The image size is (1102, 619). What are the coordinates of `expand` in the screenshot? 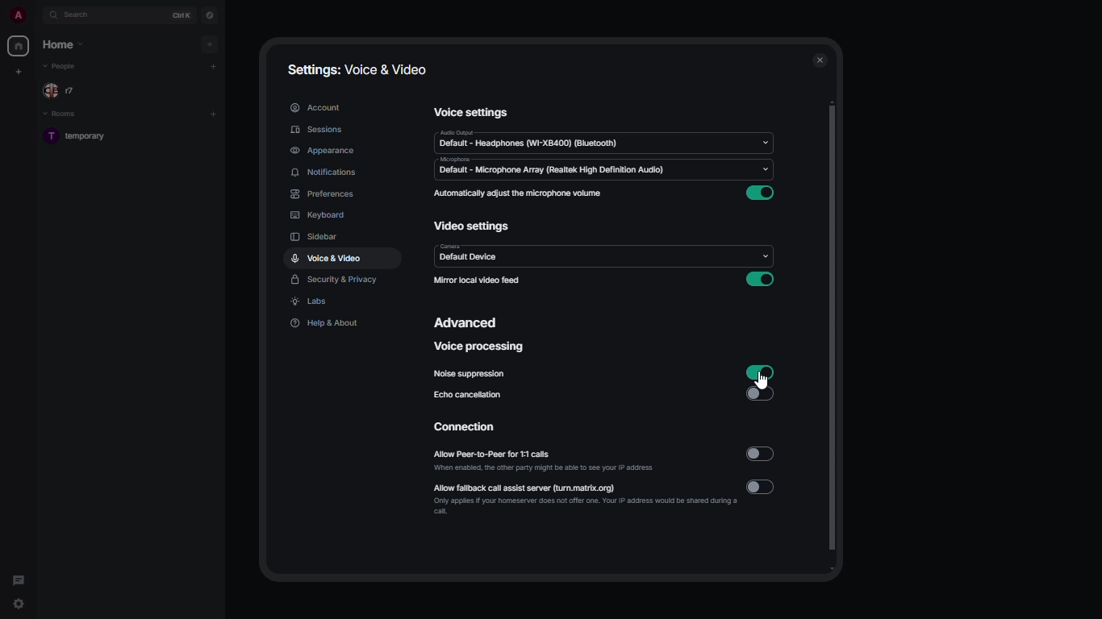 It's located at (36, 16).